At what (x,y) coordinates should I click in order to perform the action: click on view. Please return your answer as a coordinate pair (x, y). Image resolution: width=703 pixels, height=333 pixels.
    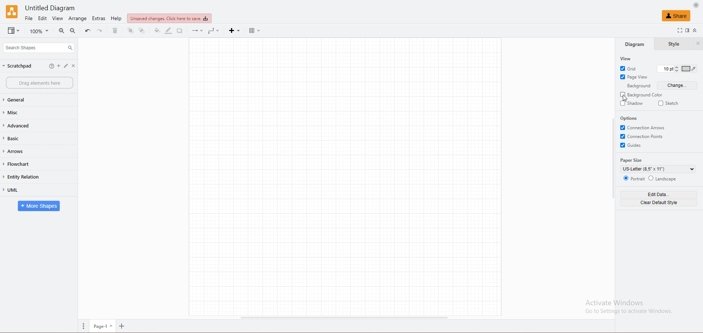
    Looking at the image, I should click on (57, 18).